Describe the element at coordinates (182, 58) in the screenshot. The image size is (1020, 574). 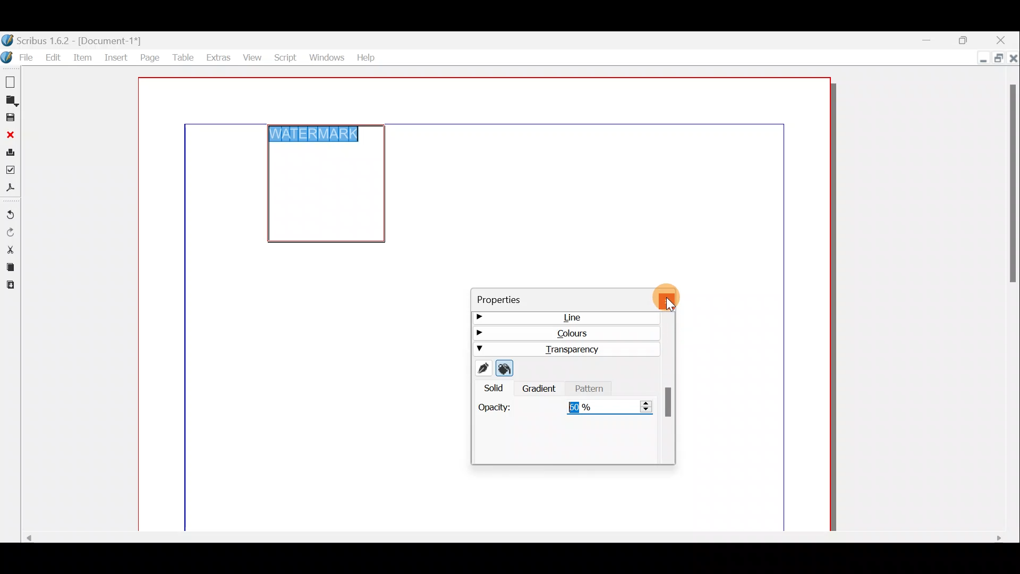
I see `Table` at that location.